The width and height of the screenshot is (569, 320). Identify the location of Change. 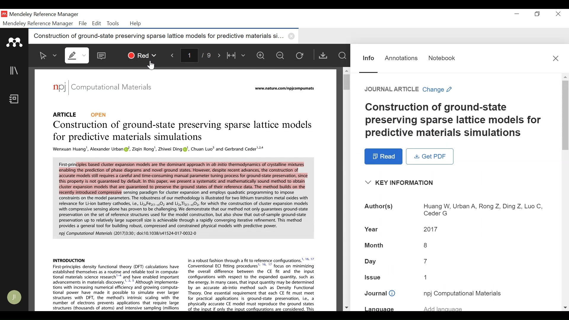
(438, 89).